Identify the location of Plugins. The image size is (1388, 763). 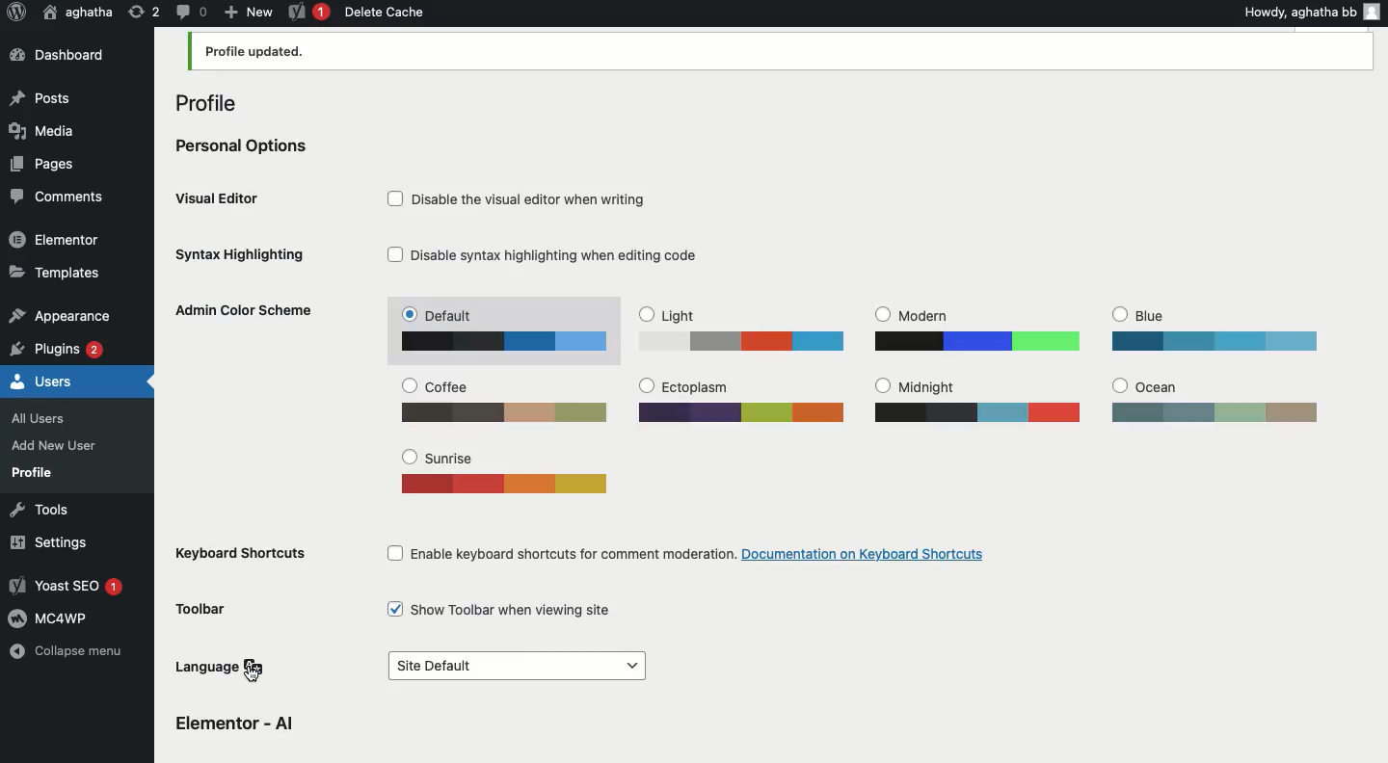
(59, 347).